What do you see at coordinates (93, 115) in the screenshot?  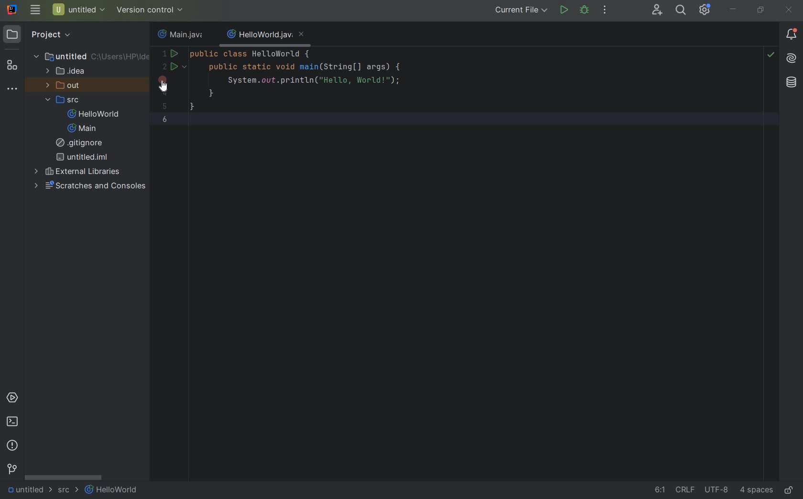 I see `helloworld` at bounding box center [93, 115].